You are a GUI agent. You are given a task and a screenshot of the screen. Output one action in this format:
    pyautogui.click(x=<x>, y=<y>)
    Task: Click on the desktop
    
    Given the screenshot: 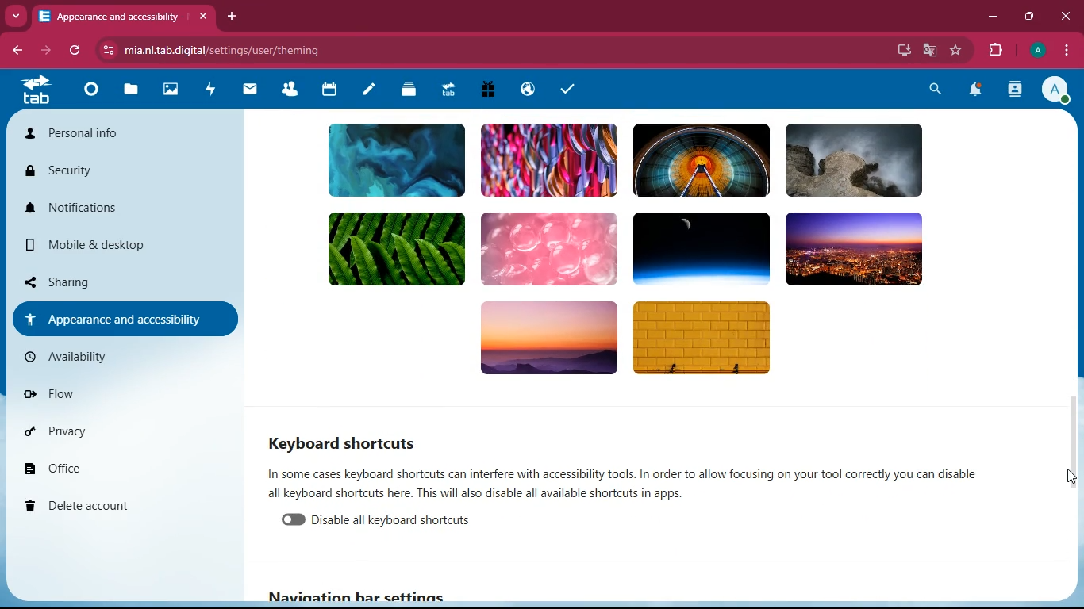 What is the action you would take?
    pyautogui.click(x=901, y=50)
    